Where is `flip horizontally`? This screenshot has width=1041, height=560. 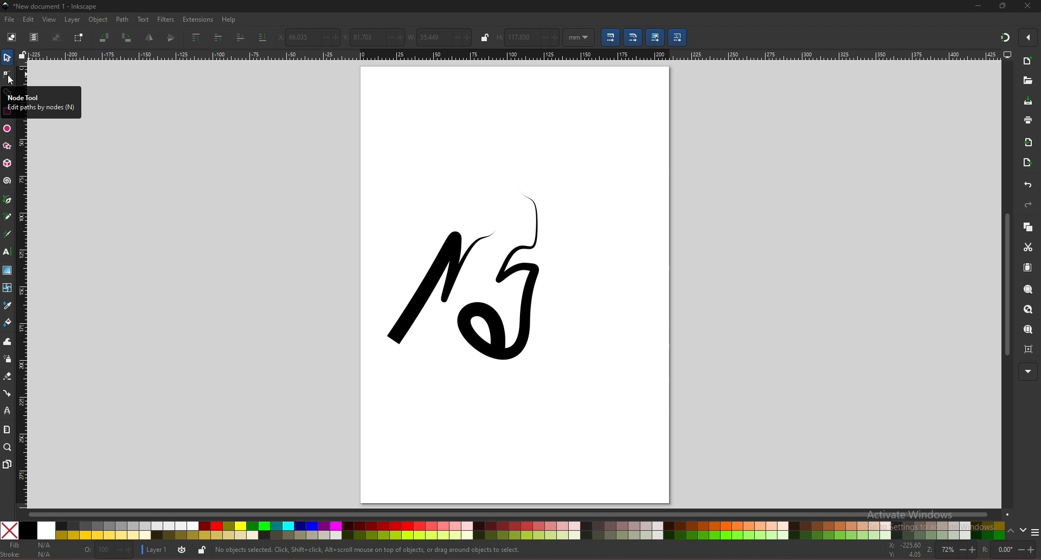
flip horizontally is located at coordinates (172, 38).